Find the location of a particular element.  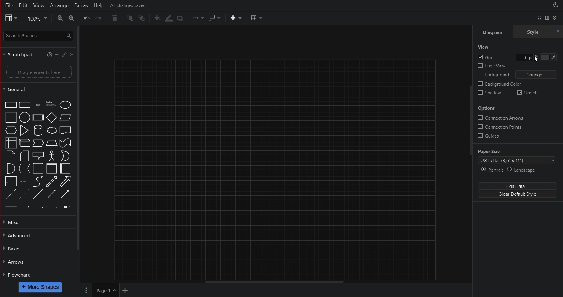

top header is located at coordinates (51, 168).